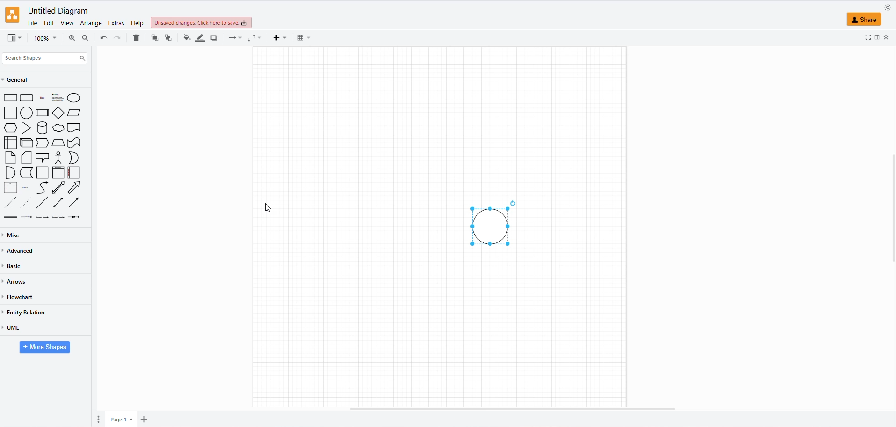 The height and width of the screenshot is (427, 896). What do you see at coordinates (200, 38) in the screenshot?
I see `LINE COLOR` at bounding box center [200, 38].